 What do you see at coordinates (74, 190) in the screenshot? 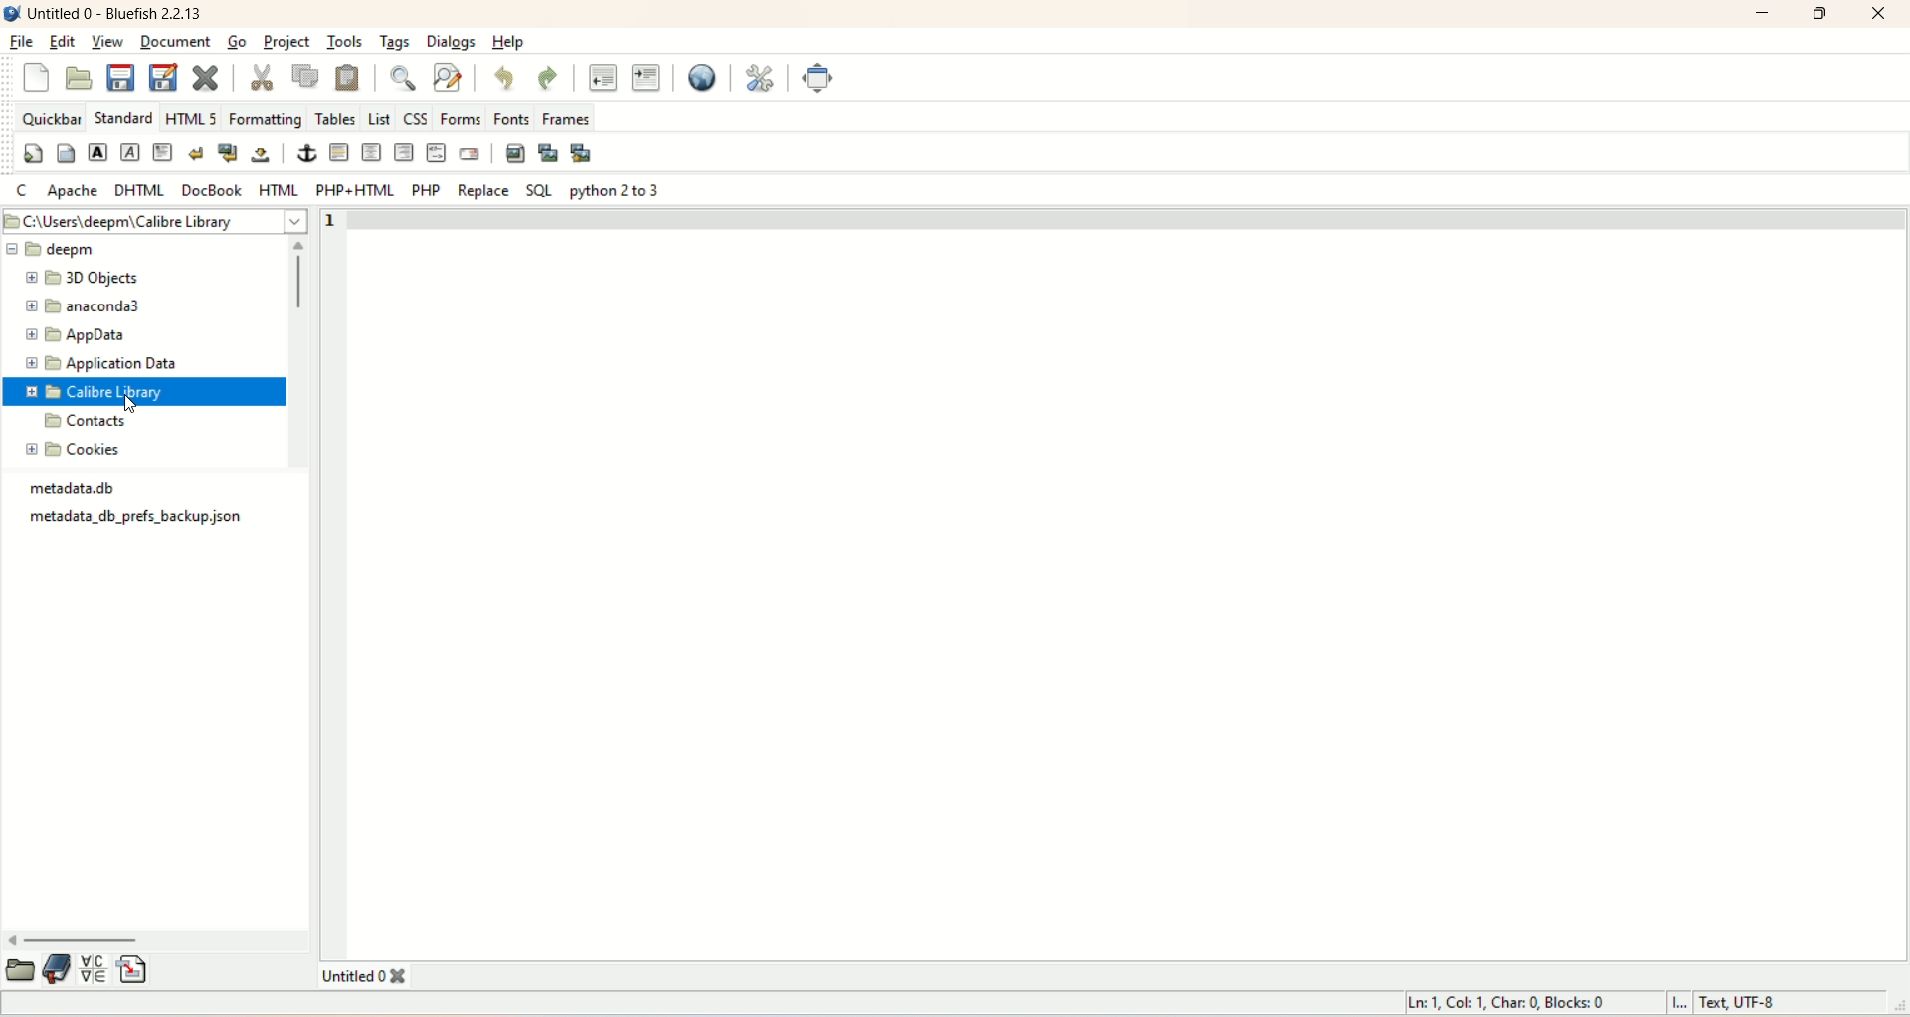
I see `apache` at bounding box center [74, 190].